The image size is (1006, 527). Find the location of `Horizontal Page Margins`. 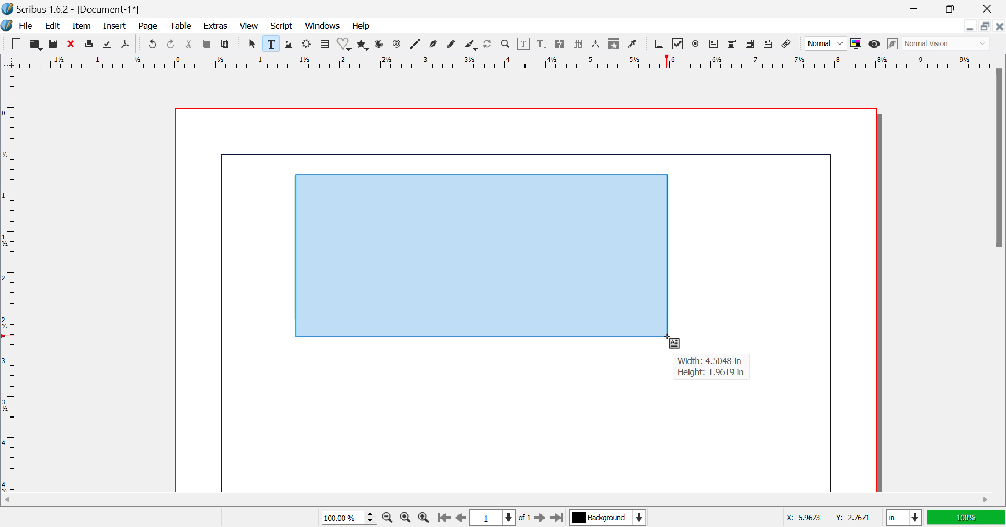

Horizontal Page Margins is located at coordinates (13, 283).